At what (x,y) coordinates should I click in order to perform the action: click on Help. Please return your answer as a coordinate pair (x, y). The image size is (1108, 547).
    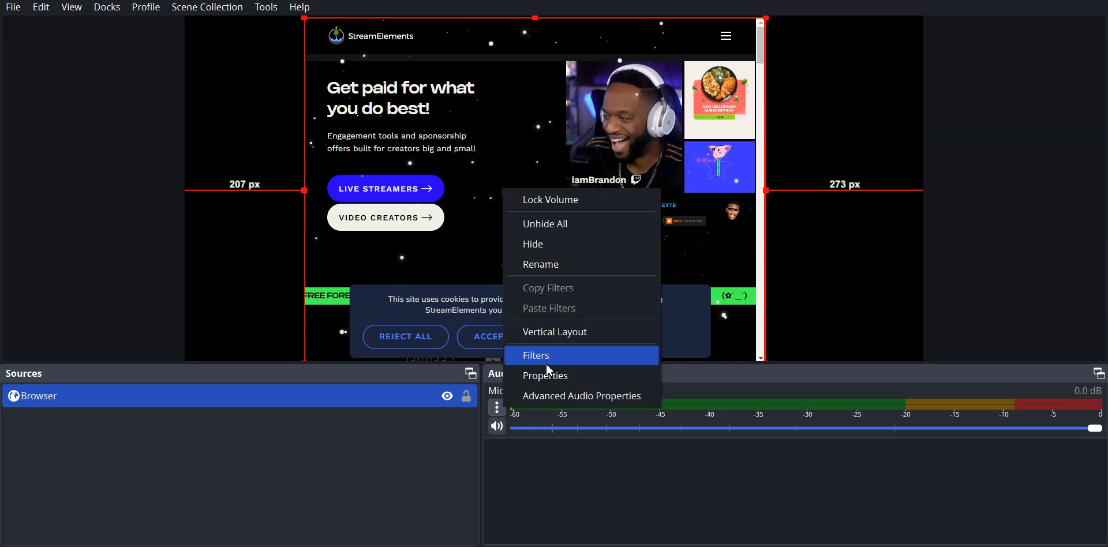
    Looking at the image, I should click on (300, 8).